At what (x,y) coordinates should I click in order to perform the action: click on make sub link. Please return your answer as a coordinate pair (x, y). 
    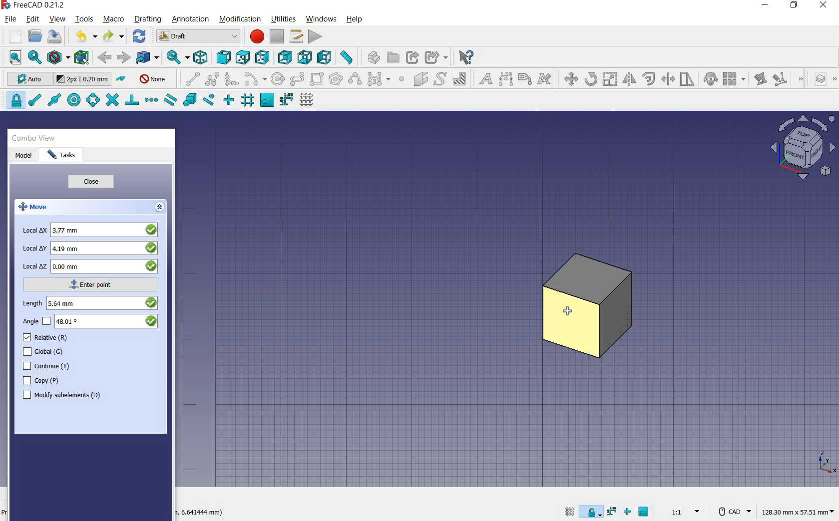
    Looking at the image, I should click on (436, 57).